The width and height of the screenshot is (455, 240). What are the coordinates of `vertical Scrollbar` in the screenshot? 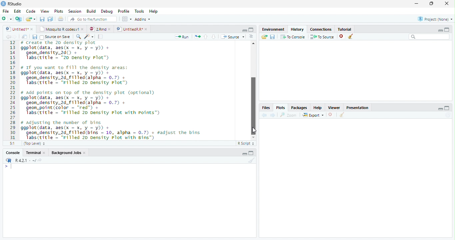 It's located at (253, 106).